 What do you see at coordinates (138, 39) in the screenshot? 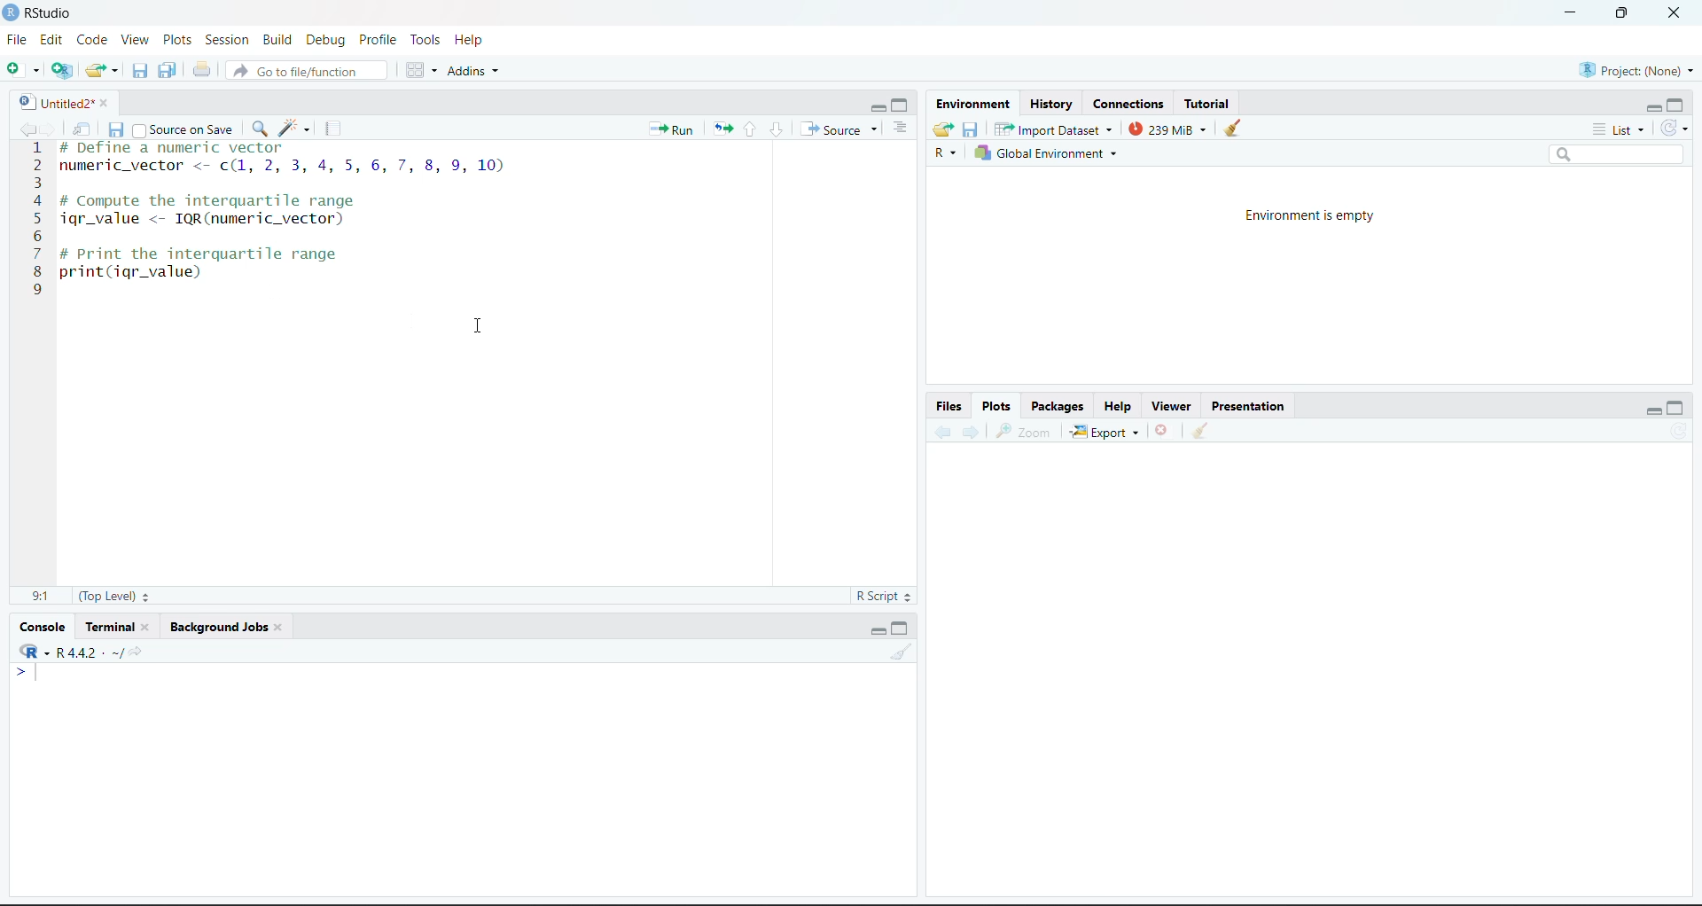
I see `View` at bounding box center [138, 39].